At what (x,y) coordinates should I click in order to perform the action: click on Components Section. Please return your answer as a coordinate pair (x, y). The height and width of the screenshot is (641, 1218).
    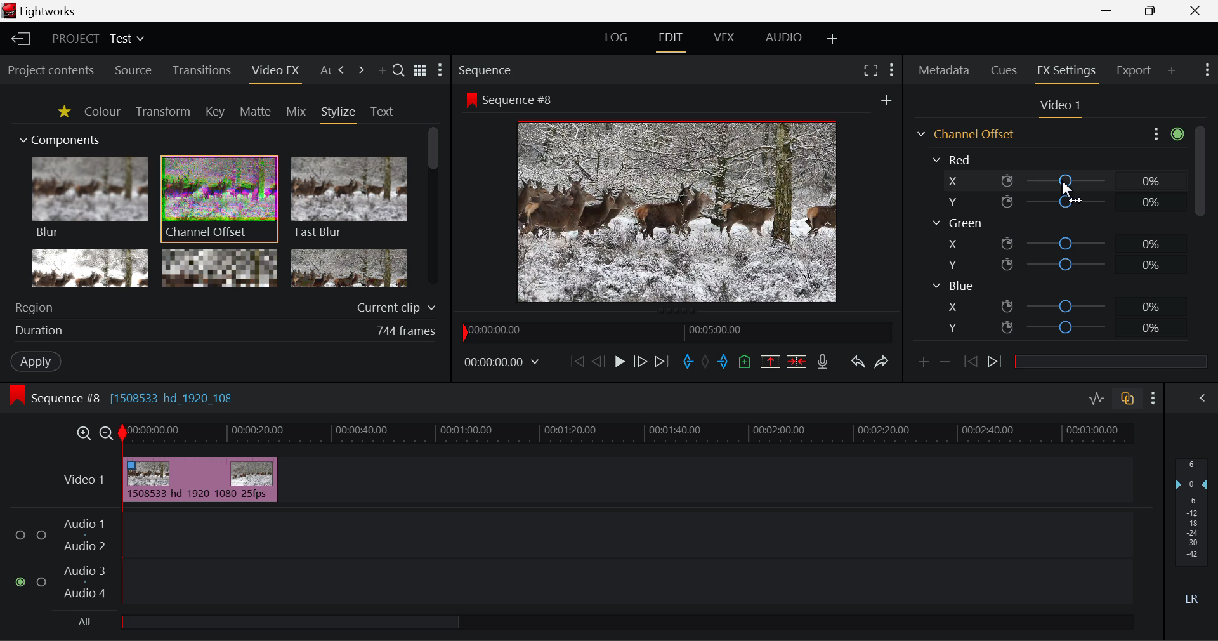
    Looking at the image, I should click on (58, 138).